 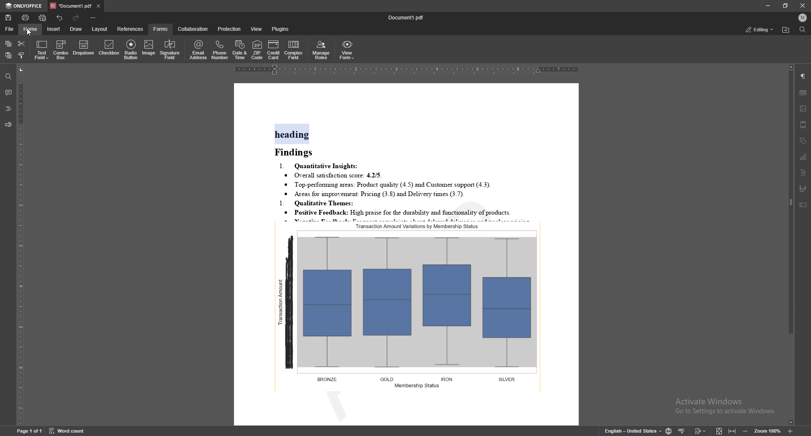 What do you see at coordinates (760, 30) in the screenshot?
I see `status` at bounding box center [760, 30].